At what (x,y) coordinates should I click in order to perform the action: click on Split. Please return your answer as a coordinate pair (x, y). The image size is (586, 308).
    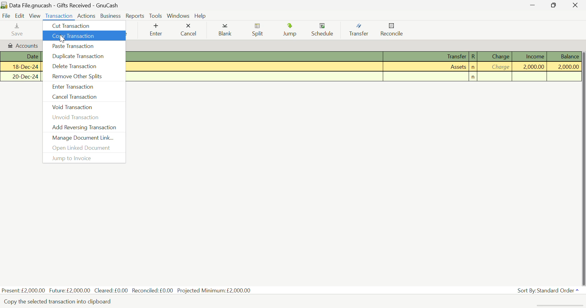
    Looking at the image, I should click on (258, 31).